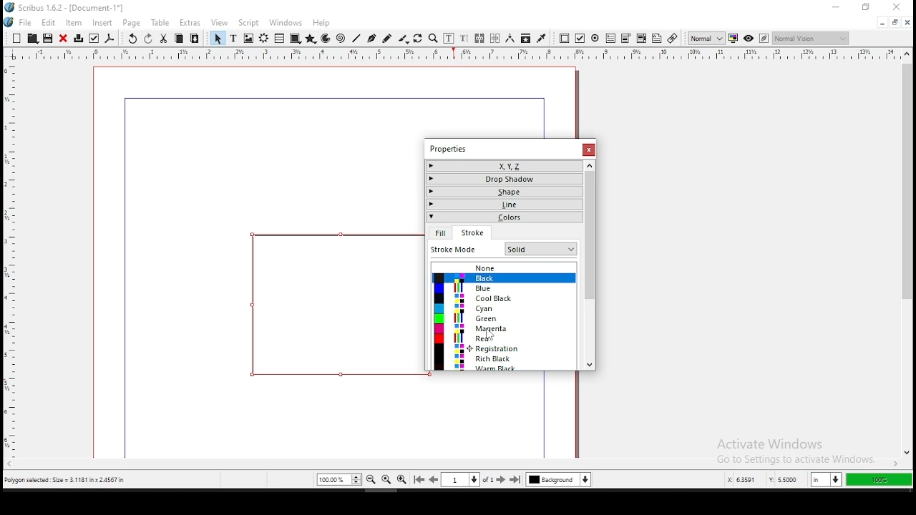 This screenshot has height=515, width=916. What do you see at coordinates (161, 23) in the screenshot?
I see `table` at bounding box center [161, 23].